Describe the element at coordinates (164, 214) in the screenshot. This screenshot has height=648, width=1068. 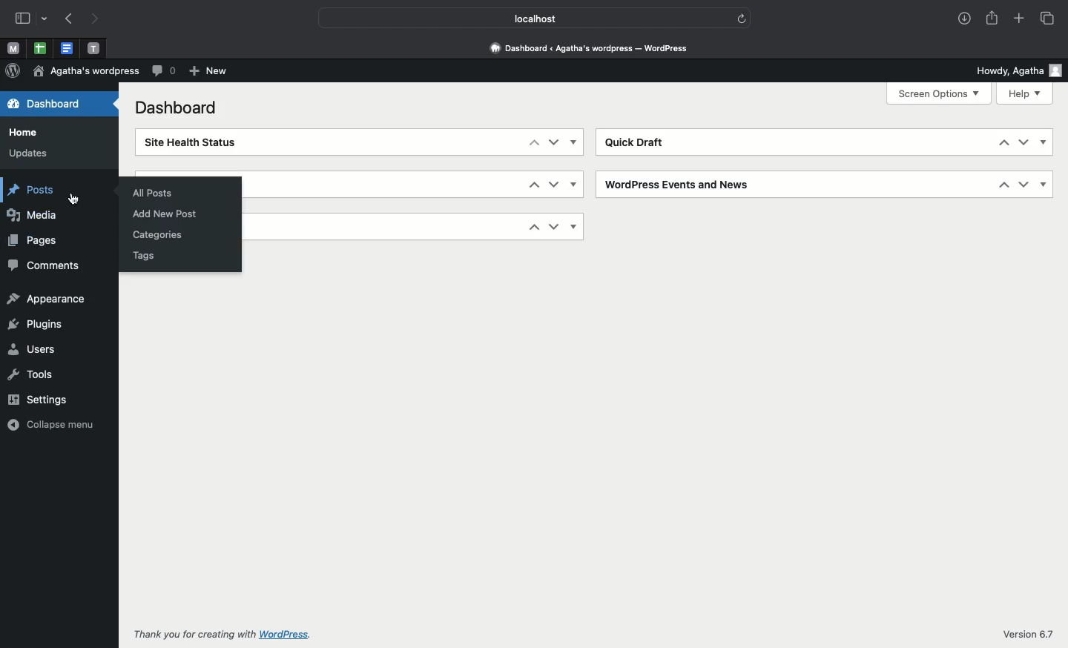
I see `Add new post` at that location.